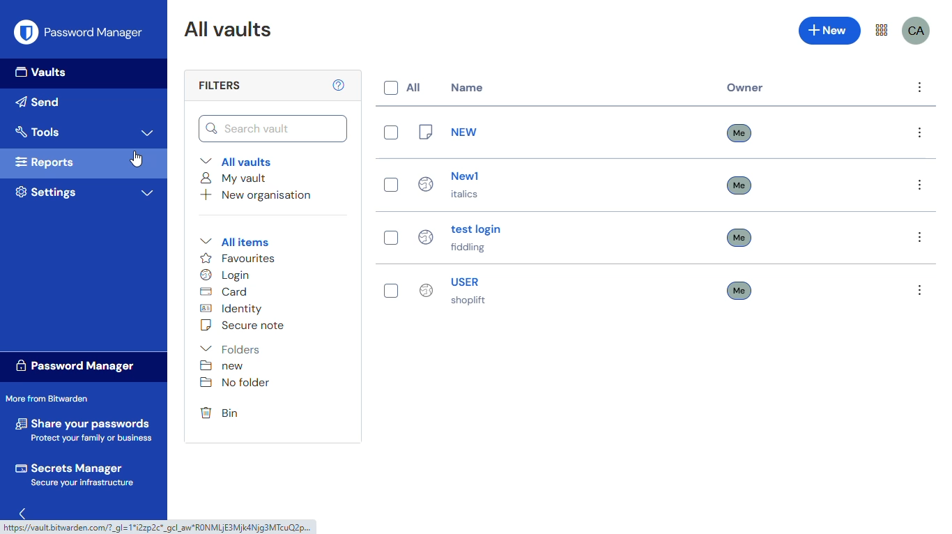 The image size is (952, 534). I want to click on options, so click(919, 185).